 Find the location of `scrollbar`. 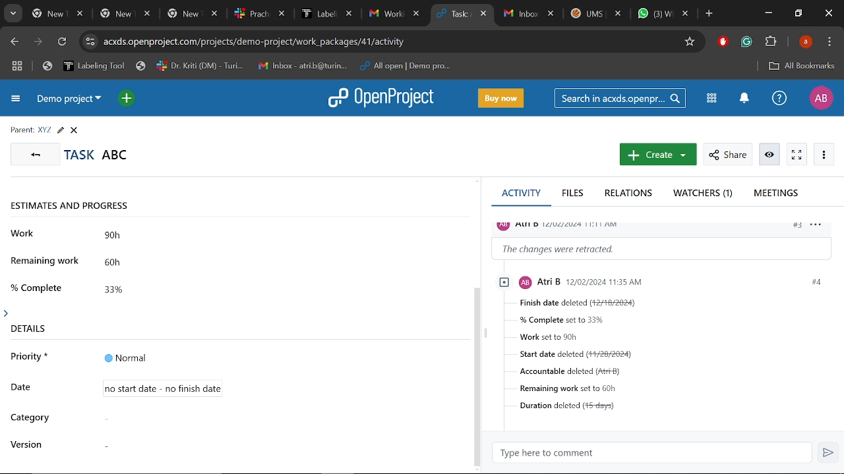

scrollbar is located at coordinates (479, 375).